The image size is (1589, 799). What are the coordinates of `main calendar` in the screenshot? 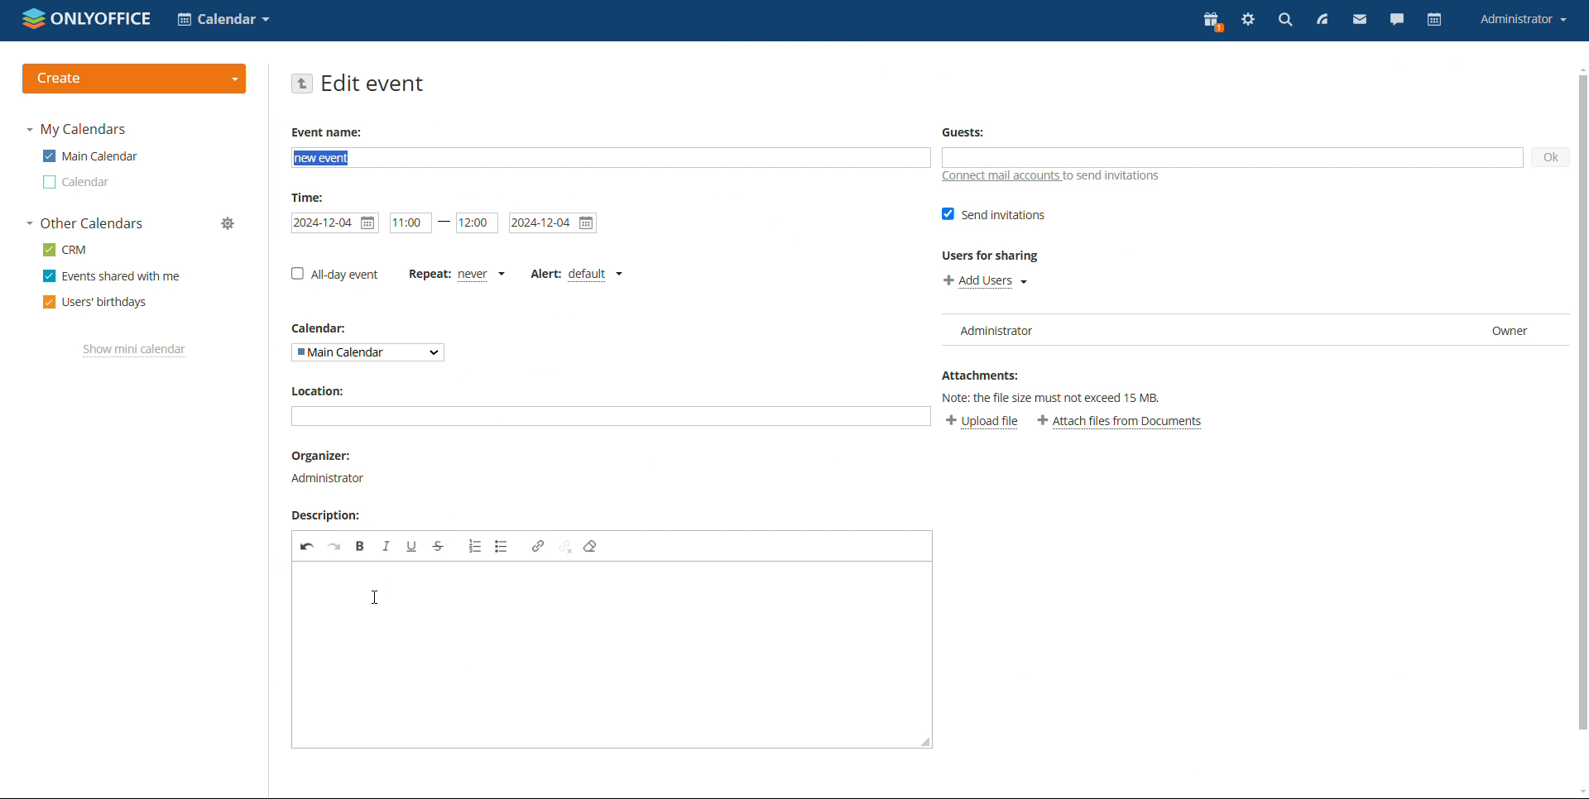 It's located at (89, 155).